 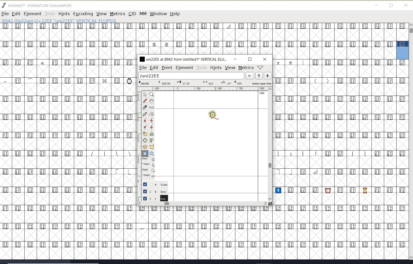 What do you see at coordinates (64, 14) in the screenshot?
I see `HINTS` at bounding box center [64, 14].